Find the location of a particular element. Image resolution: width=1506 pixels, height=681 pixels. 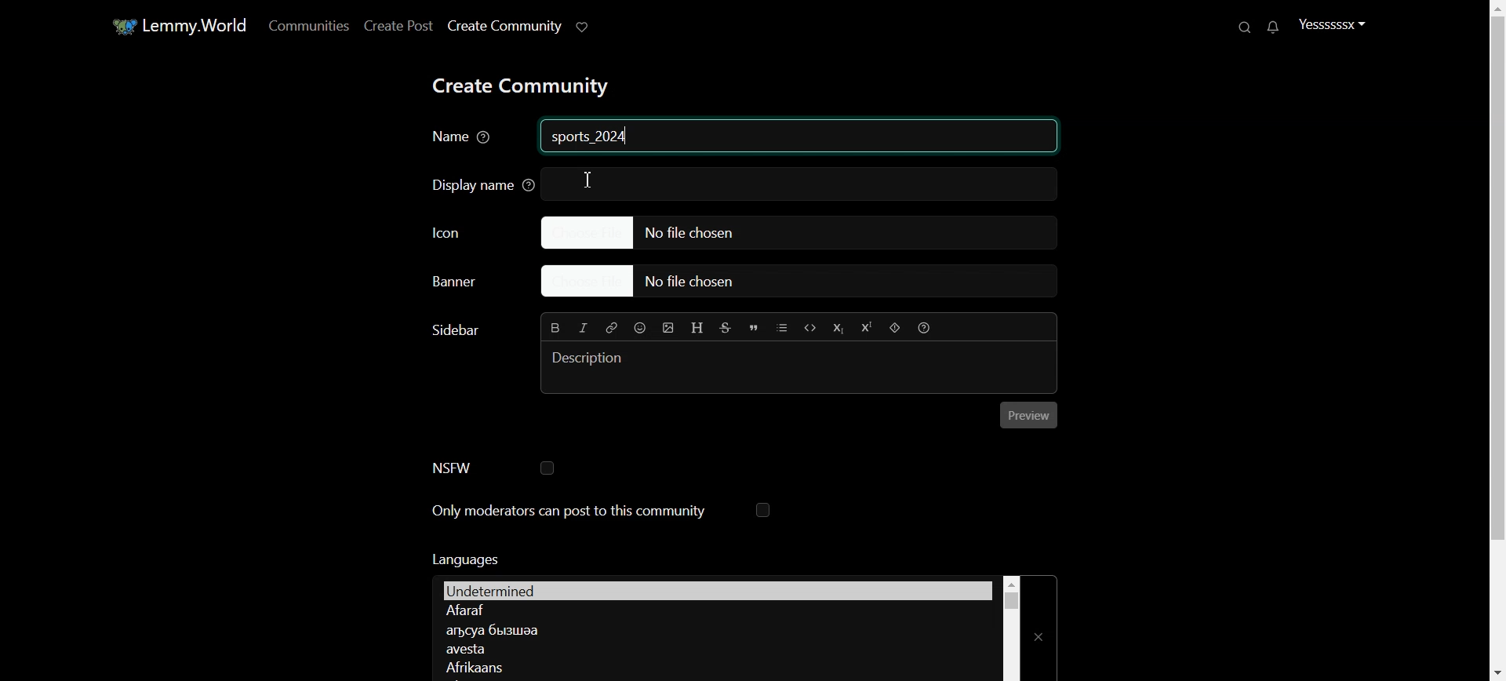

Spoiler is located at coordinates (895, 328).